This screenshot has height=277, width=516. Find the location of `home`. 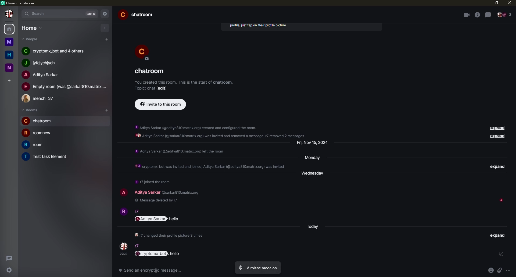

home is located at coordinates (10, 29).